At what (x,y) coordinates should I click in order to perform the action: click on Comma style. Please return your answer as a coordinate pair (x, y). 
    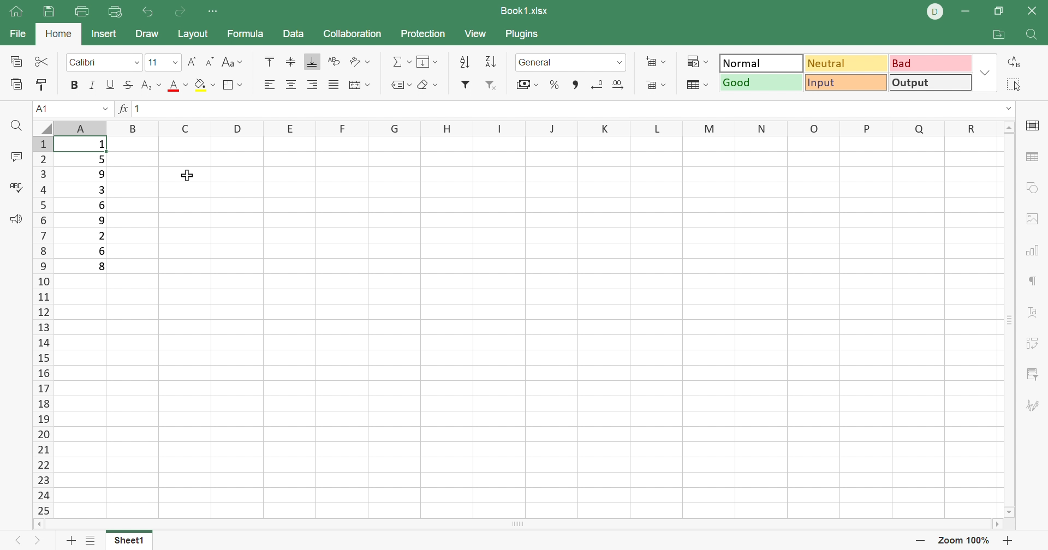
    Looking at the image, I should click on (573, 85).